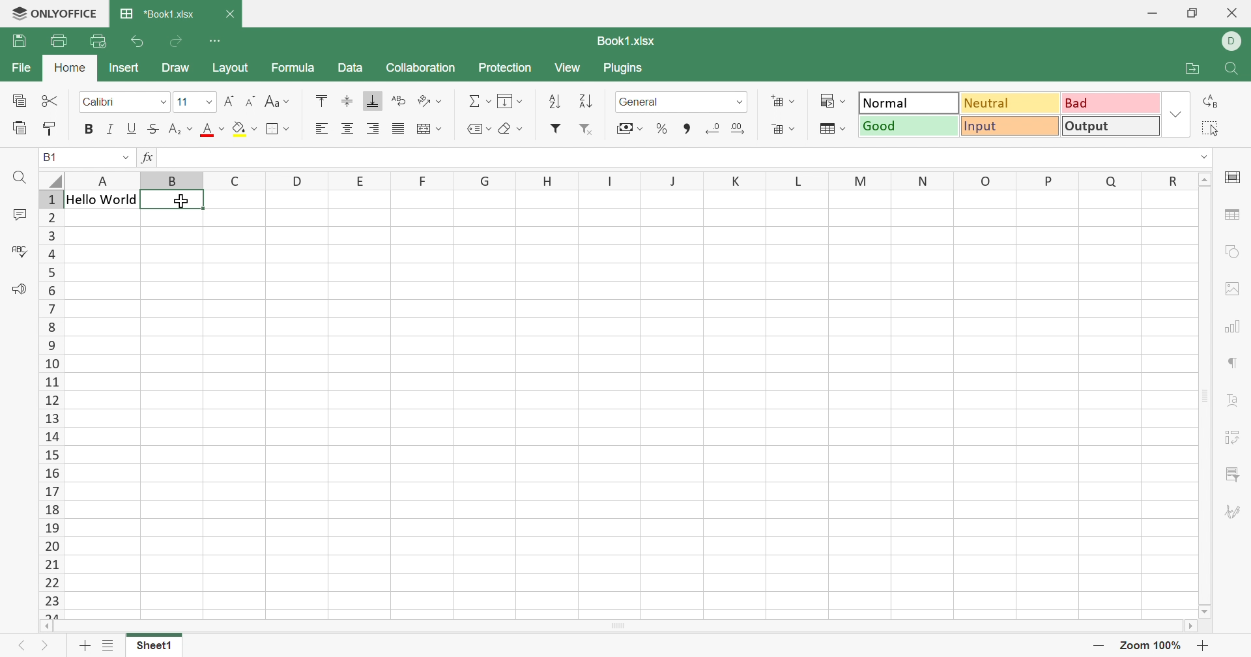 This screenshot has height=657, width=1251. I want to click on Summation, so click(480, 102).